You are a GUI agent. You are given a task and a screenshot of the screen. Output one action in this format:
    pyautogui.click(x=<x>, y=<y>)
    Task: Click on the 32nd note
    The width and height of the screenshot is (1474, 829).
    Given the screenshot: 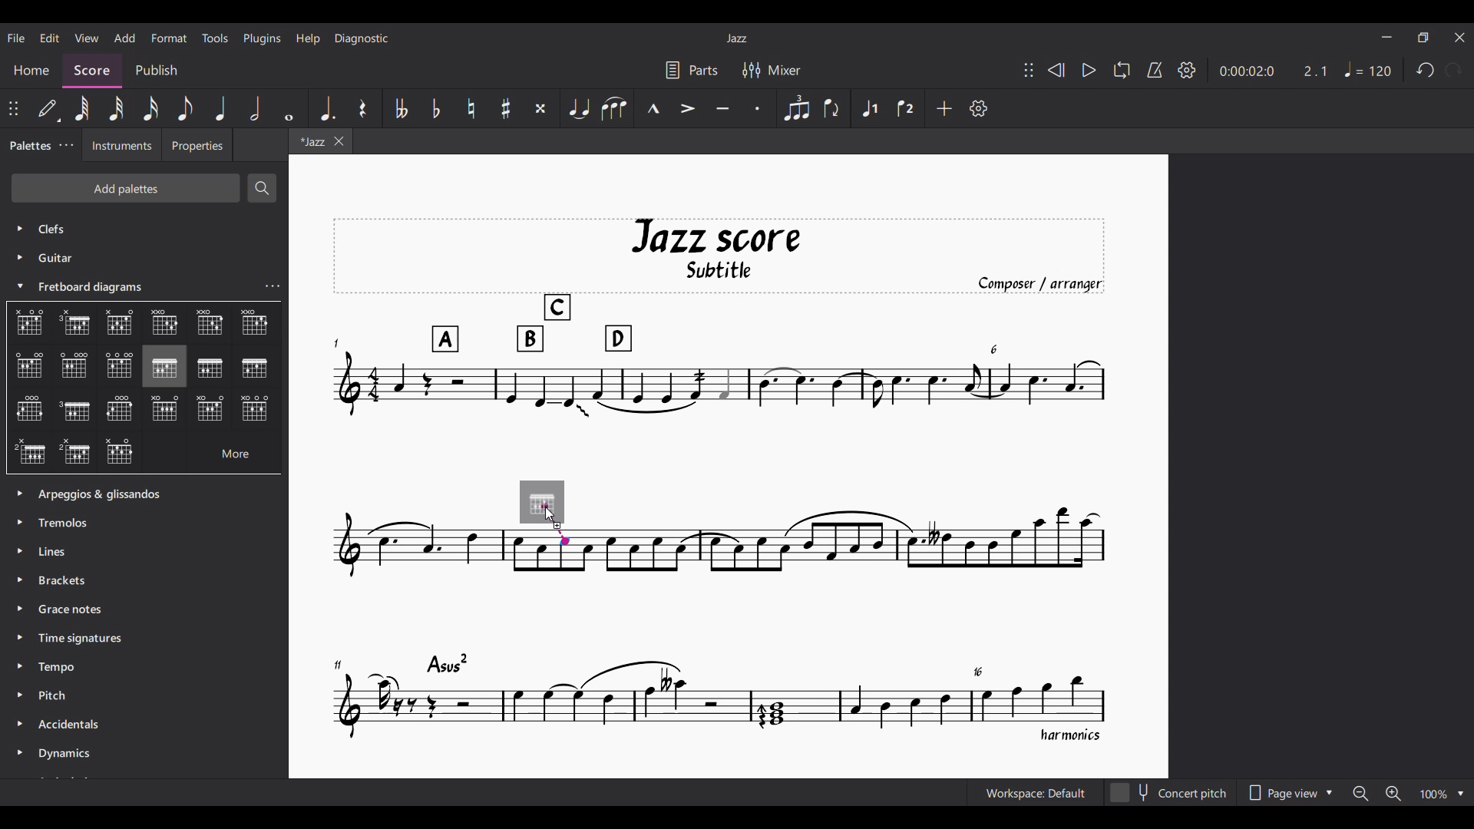 What is the action you would take?
    pyautogui.click(x=117, y=108)
    